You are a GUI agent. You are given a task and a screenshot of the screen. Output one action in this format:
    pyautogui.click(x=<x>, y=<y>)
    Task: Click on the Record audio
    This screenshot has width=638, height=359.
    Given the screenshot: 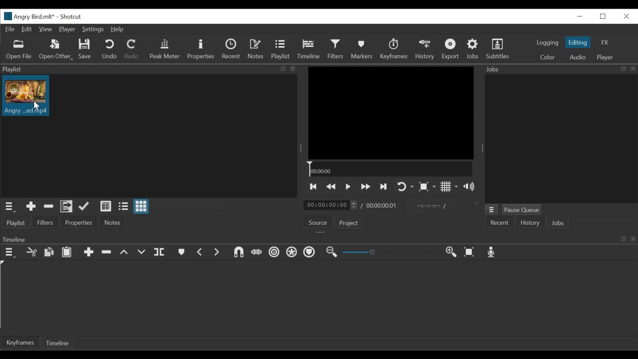 What is the action you would take?
    pyautogui.click(x=494, y=253)
    